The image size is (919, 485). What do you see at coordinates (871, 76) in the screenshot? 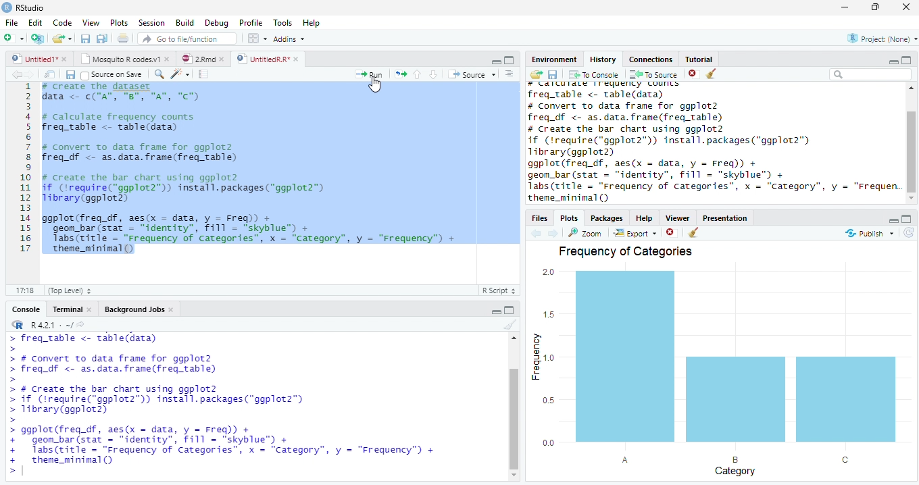
I see `Search` at bounding box center [871, 76].